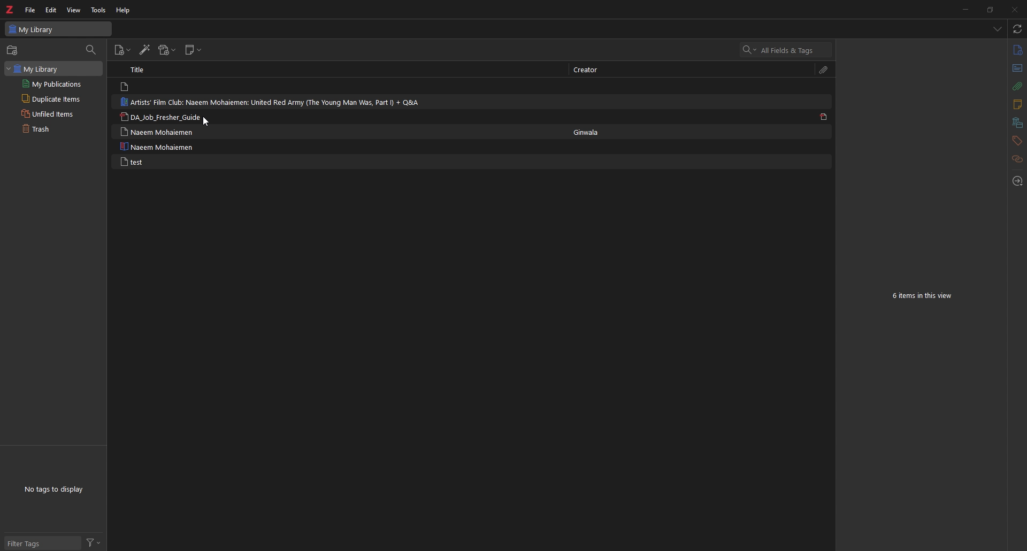 The image size is (1027, 551). Describe the element at coordinates (11, 9) in the screenshot. I see `zotero` at that location.